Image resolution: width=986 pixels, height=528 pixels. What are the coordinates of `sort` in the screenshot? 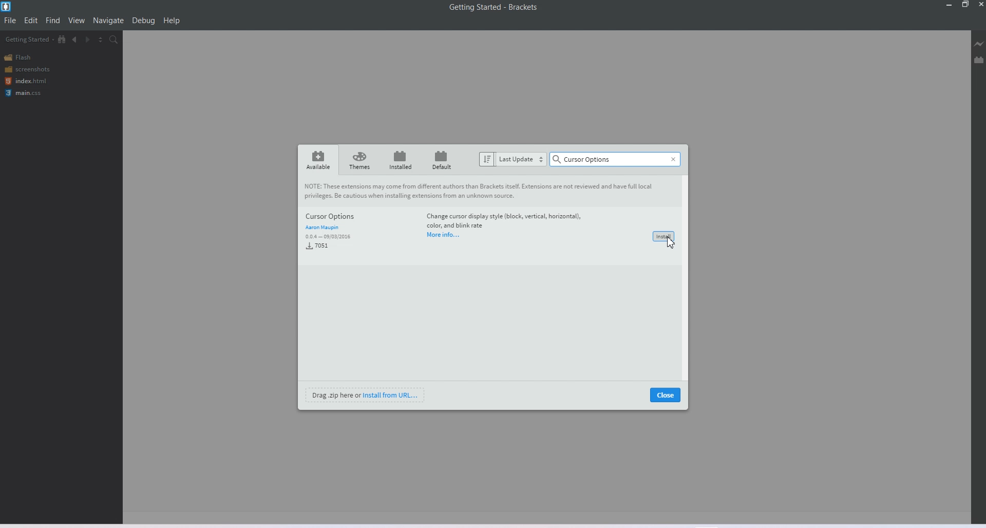 It's located at (487, 160).